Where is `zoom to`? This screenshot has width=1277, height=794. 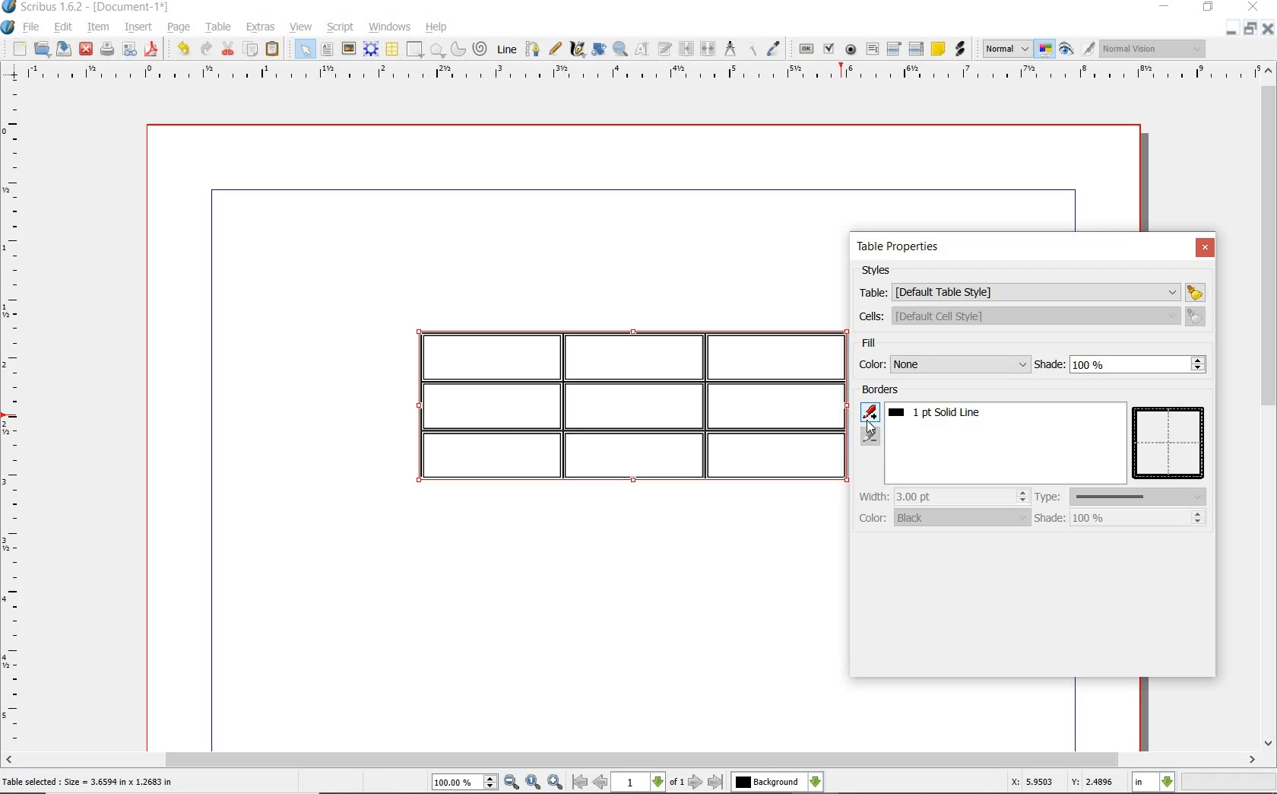
zoom to is located at coordinates (533, 782).